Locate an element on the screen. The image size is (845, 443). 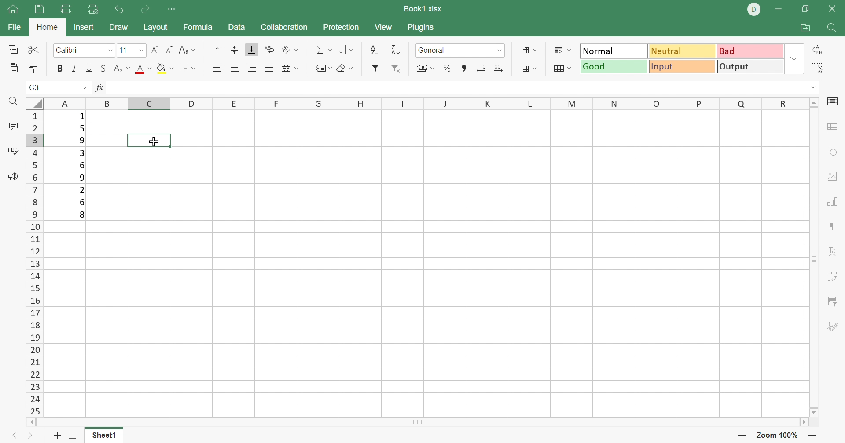
Insert cells is located at coordinates (530, 50).